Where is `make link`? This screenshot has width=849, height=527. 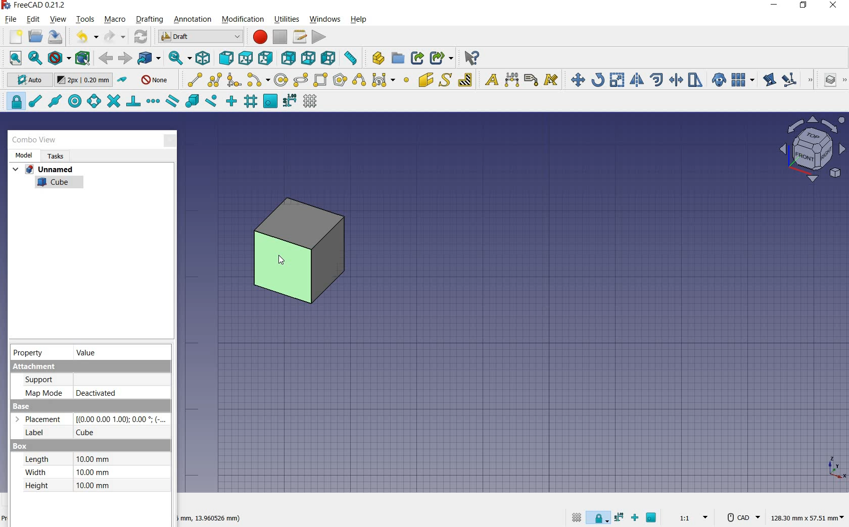
make link is located at coordinates (417, 58).